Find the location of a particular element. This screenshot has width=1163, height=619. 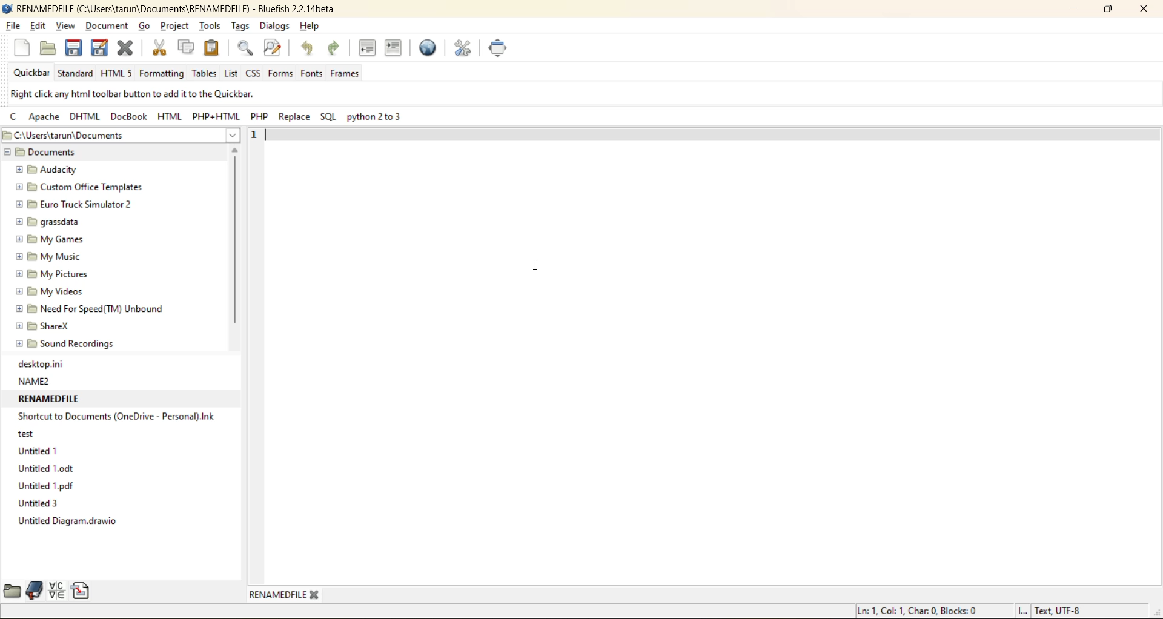

file location is located at coordinates (108, 135).